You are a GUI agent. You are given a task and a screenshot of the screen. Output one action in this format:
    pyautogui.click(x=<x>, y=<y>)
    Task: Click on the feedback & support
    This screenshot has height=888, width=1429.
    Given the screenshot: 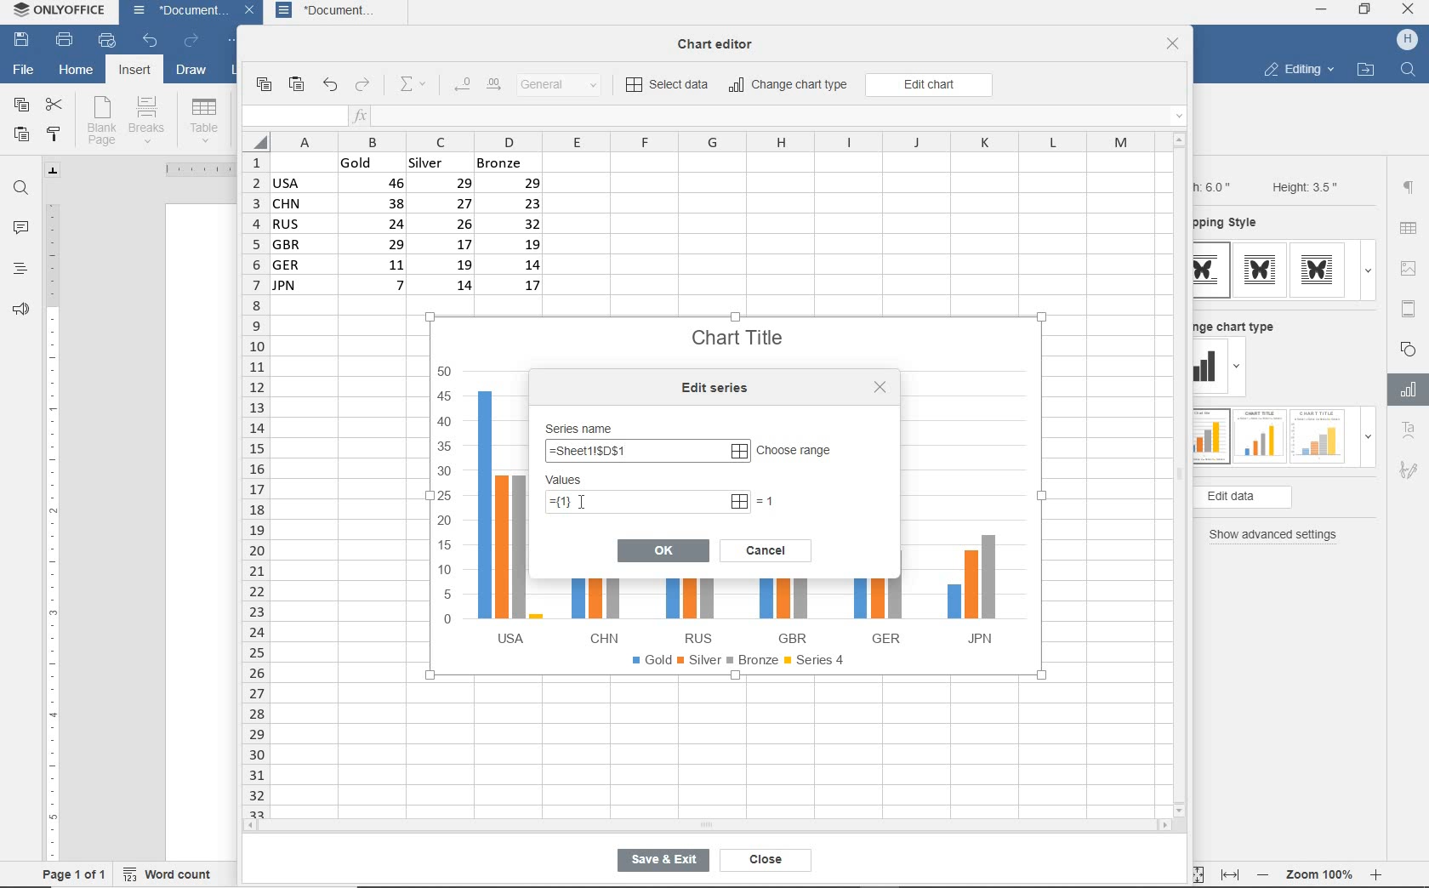 What is the action you would take?
    pyautogui.click(x=19, y=313)
    